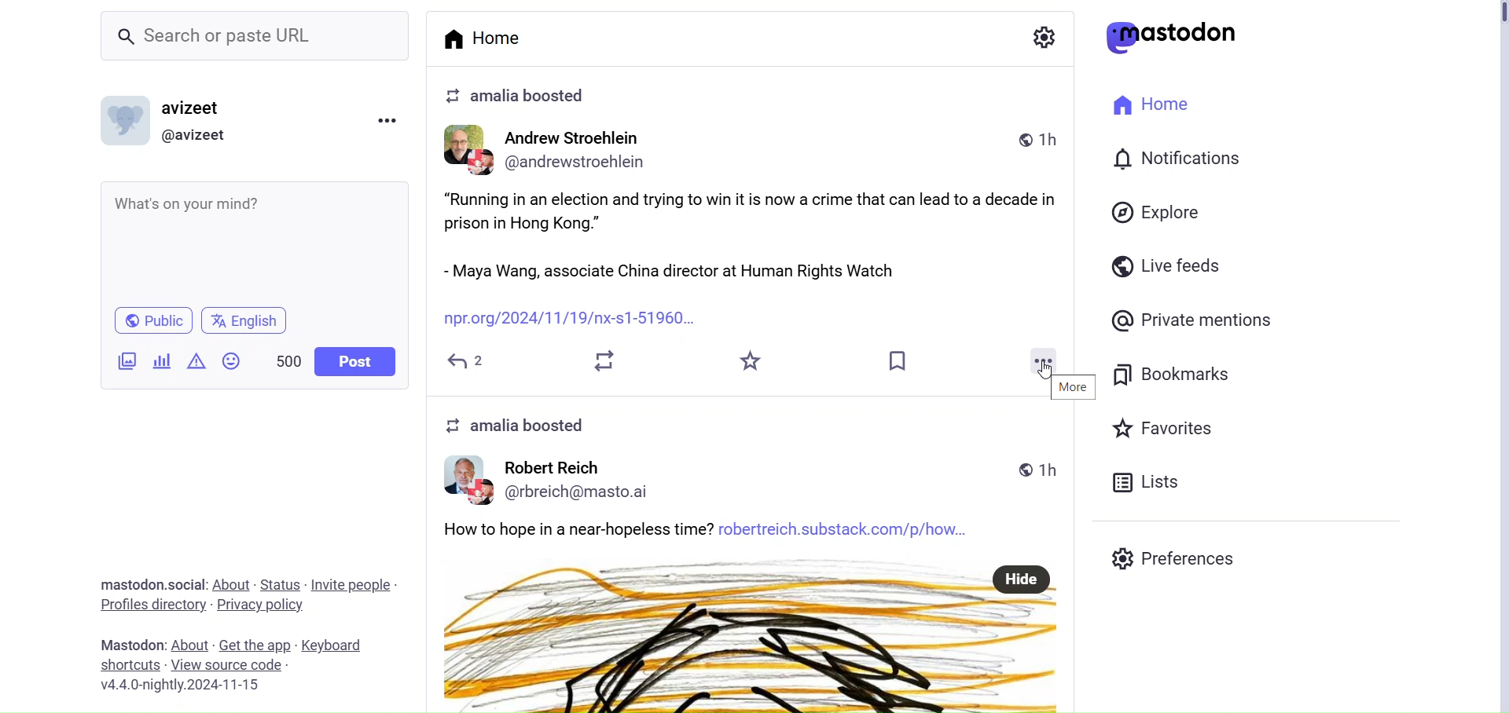  Describe the element at coordinates (578, 320) in the screenshot. I see `link` at that location.